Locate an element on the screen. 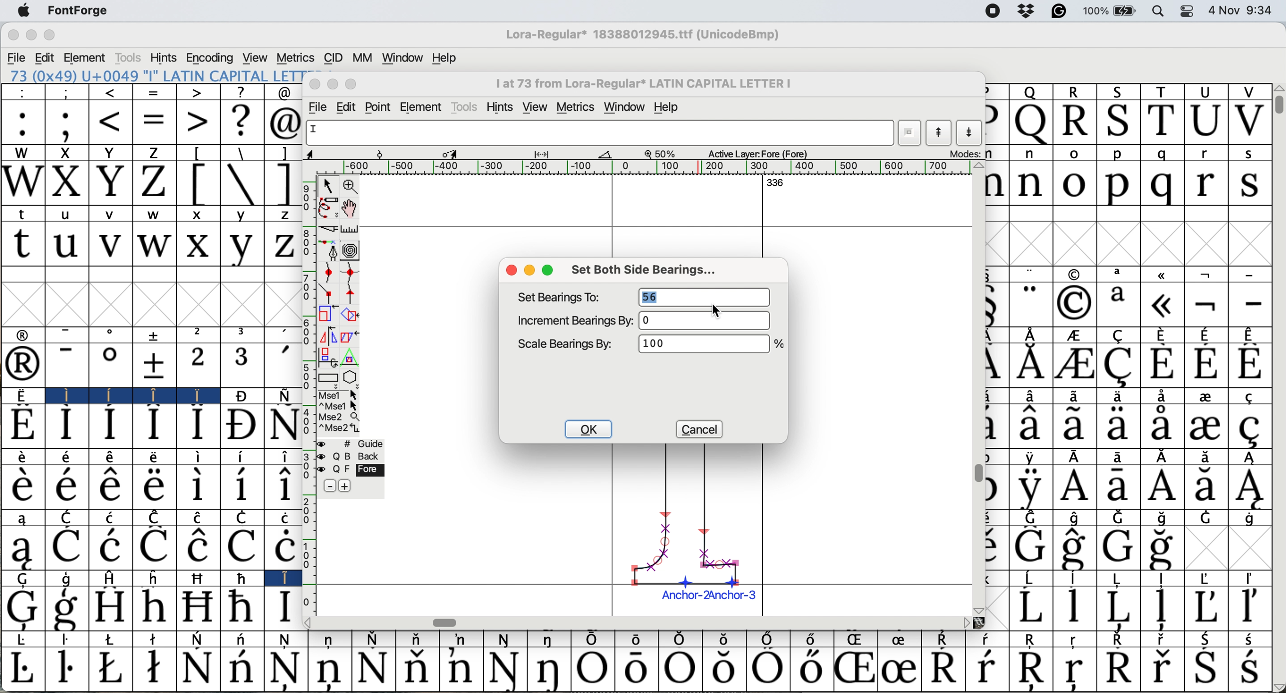 This screenshot has width=1286, height=693. C is located at coordinates (66, 516).